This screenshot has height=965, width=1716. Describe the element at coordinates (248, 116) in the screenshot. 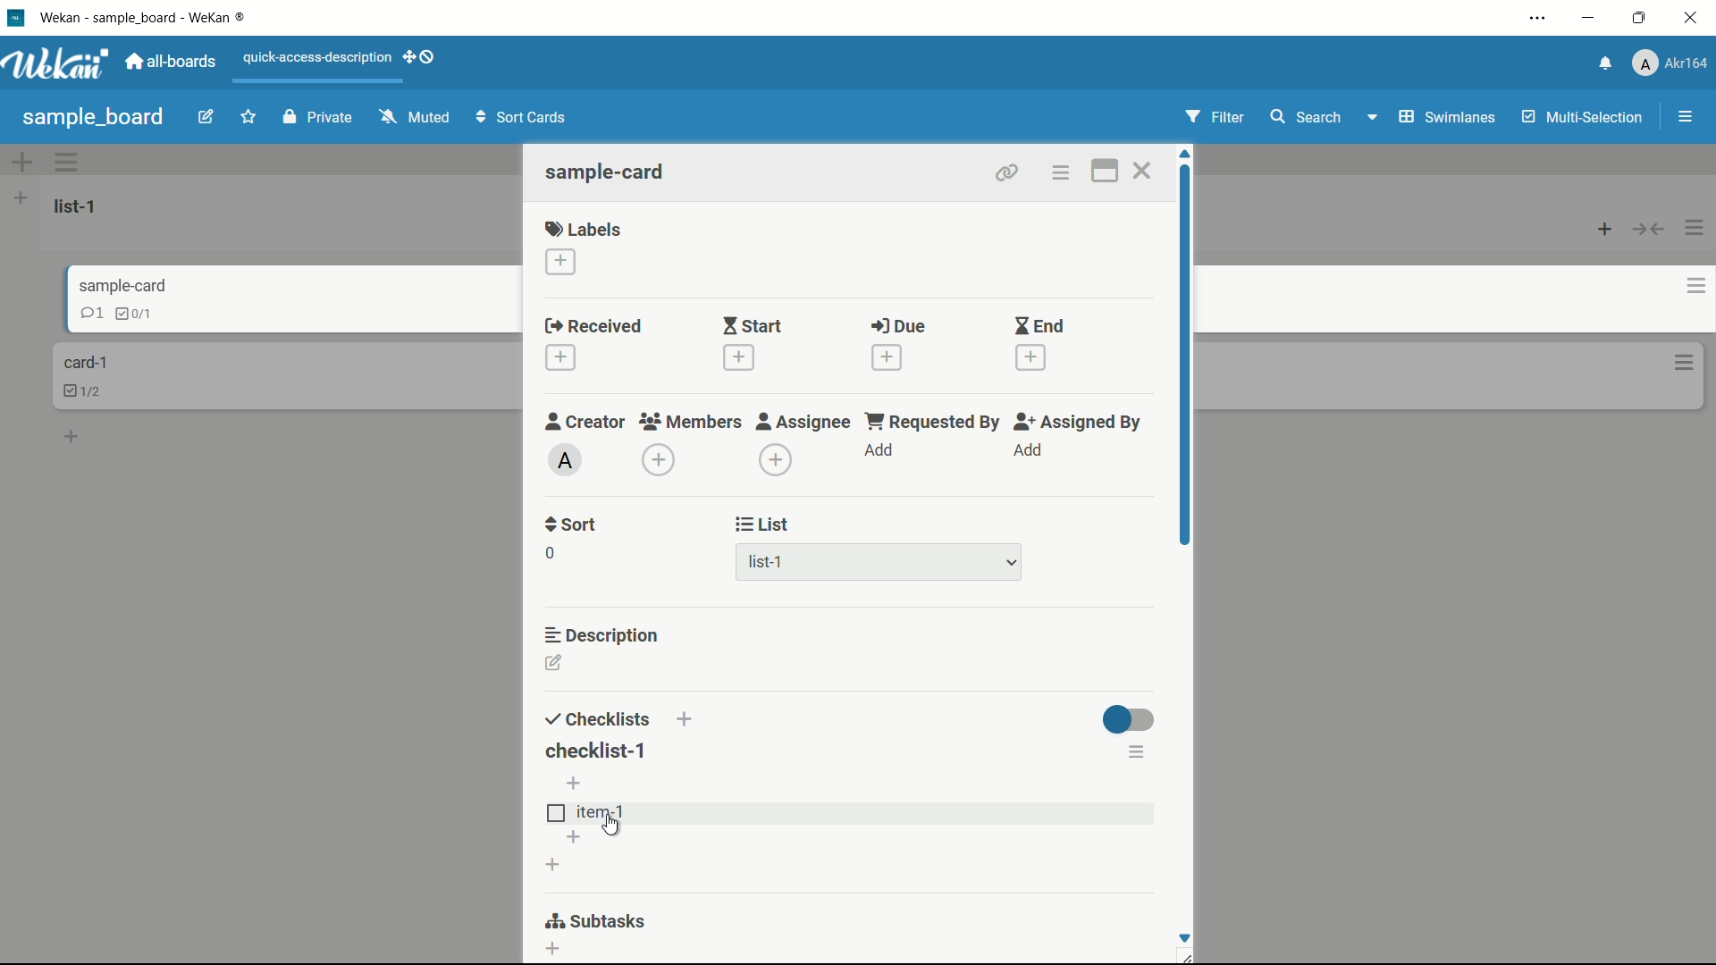

I see `star` at that location.